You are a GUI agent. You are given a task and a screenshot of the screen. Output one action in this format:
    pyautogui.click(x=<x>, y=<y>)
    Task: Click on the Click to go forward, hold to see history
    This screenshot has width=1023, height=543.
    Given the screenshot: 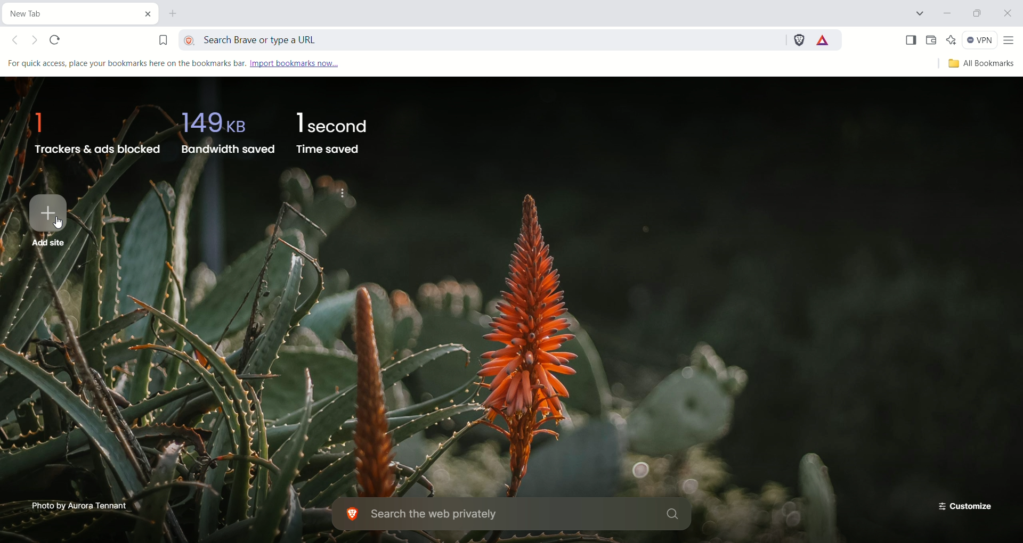 What is the action you would take?
    pyautogui.click(x=36, y=42)
    